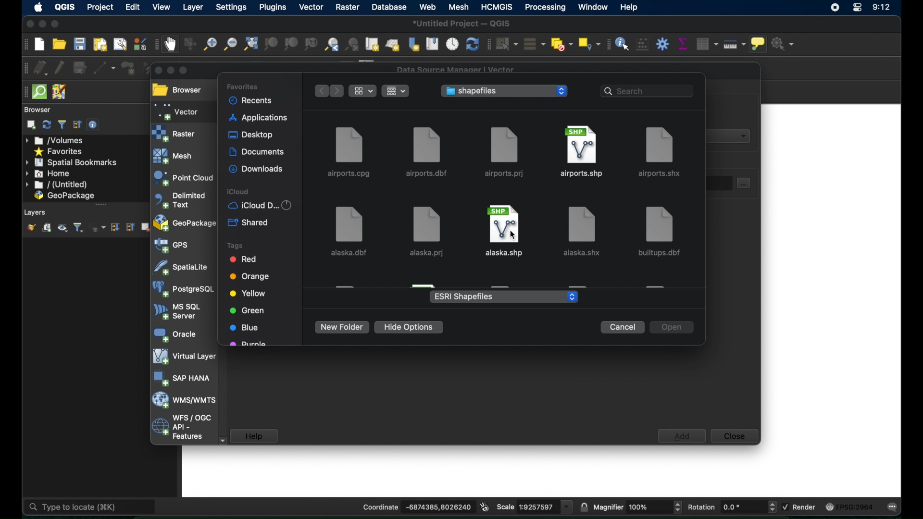 The height and width of the screenshot is (519, 923). I want to click on scroll down arrow, so click(223, 440).